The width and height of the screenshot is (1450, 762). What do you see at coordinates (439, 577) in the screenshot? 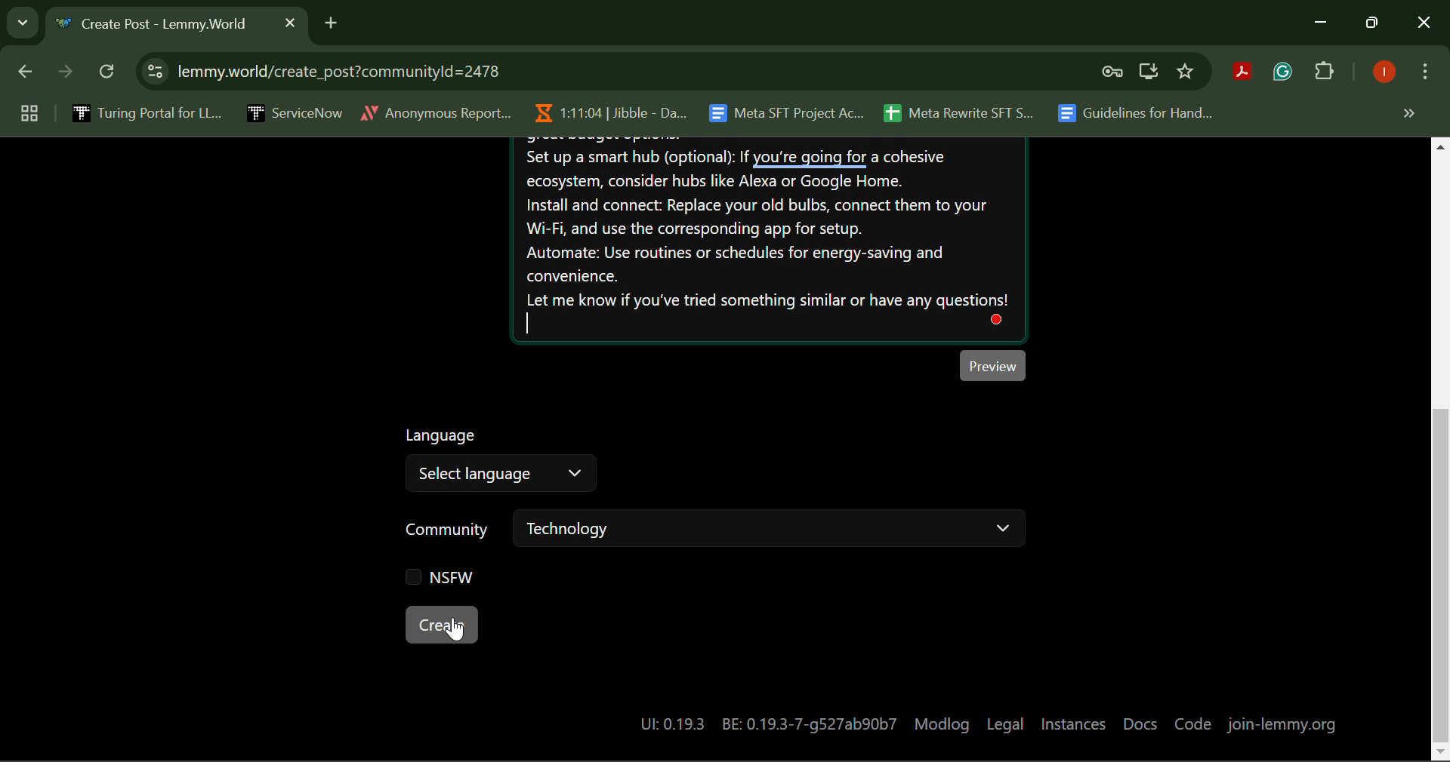
I see `NSFW Checkbox` at bounding box center [439, 577].